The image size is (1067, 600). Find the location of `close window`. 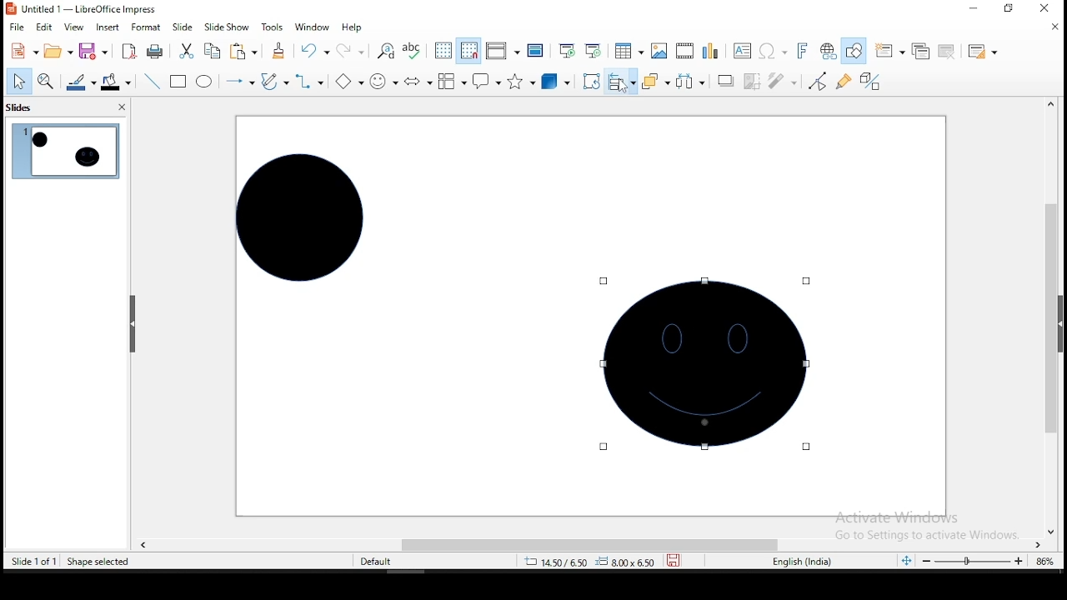

close window is located at coordinates (1050, 9).